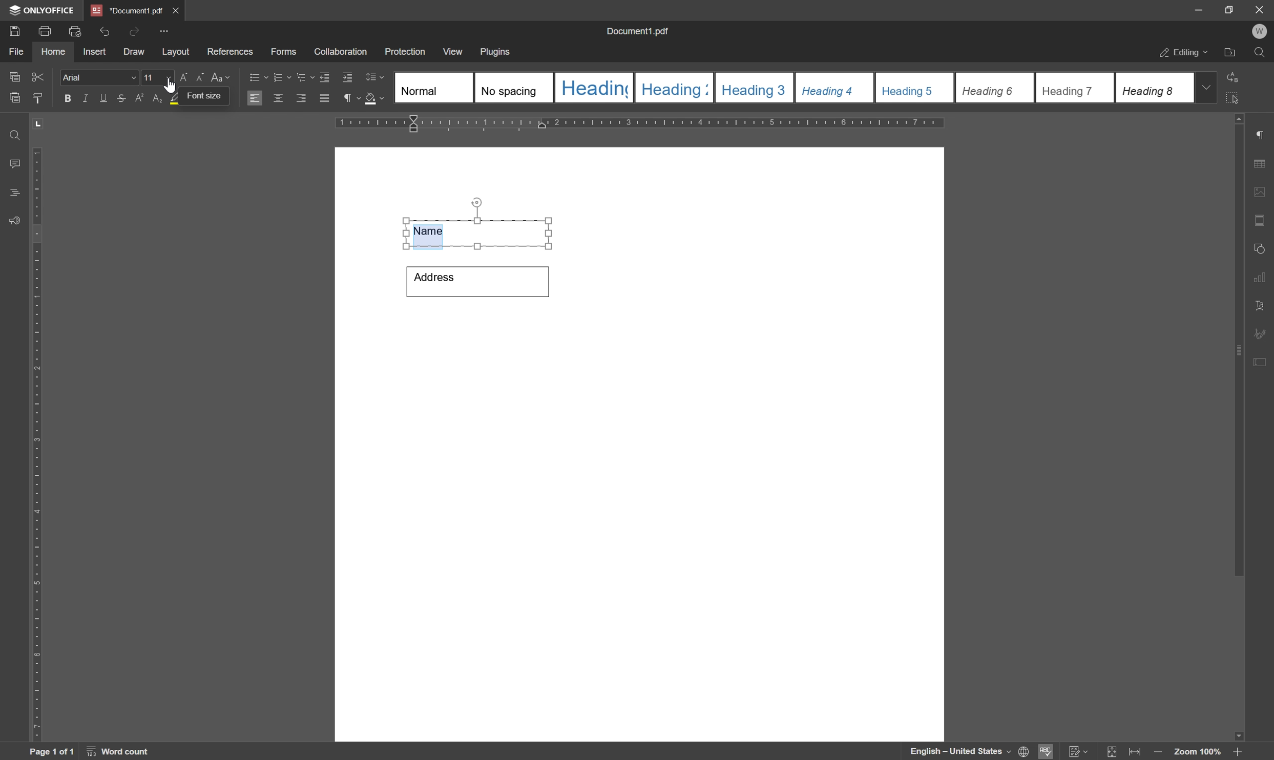 This screenshot has width=1274, height=760. I want to click on replace, so click(1234, 75).